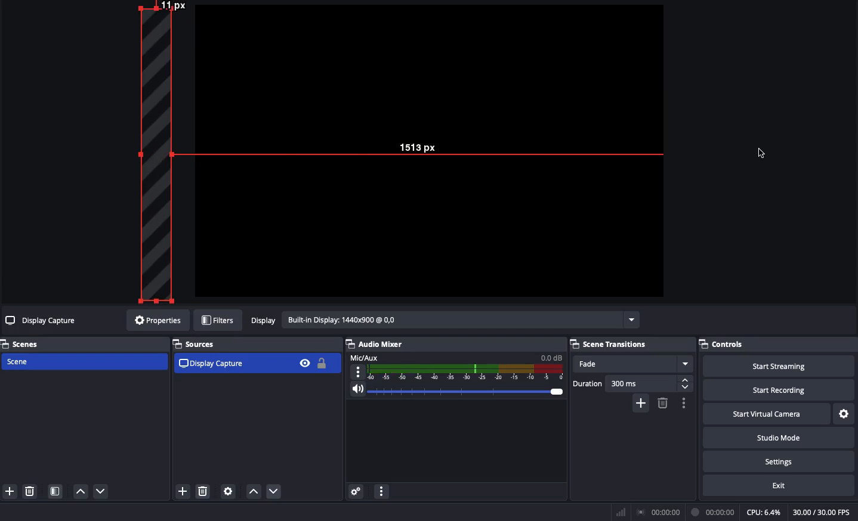  I want to click on Delete, so click(29, 491).